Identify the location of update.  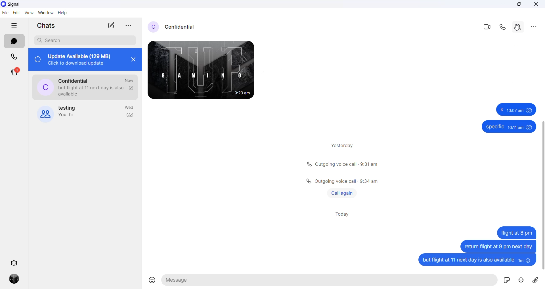
(82, 59).